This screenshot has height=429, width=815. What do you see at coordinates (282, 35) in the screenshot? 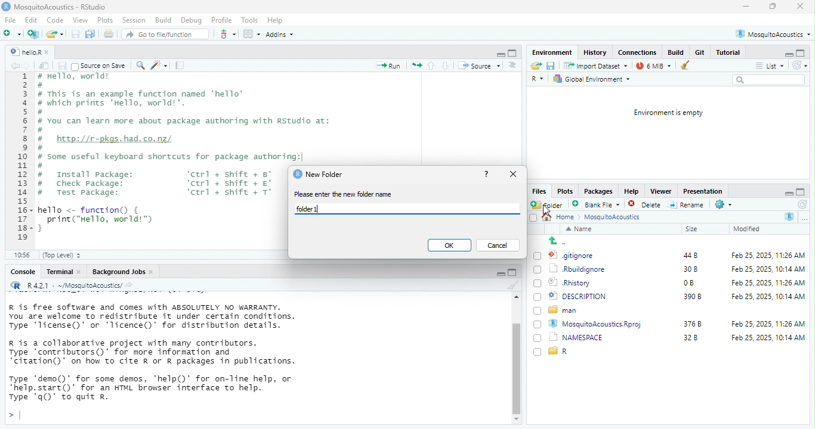
I see `Addins ~` at bounding box center [282, 35].